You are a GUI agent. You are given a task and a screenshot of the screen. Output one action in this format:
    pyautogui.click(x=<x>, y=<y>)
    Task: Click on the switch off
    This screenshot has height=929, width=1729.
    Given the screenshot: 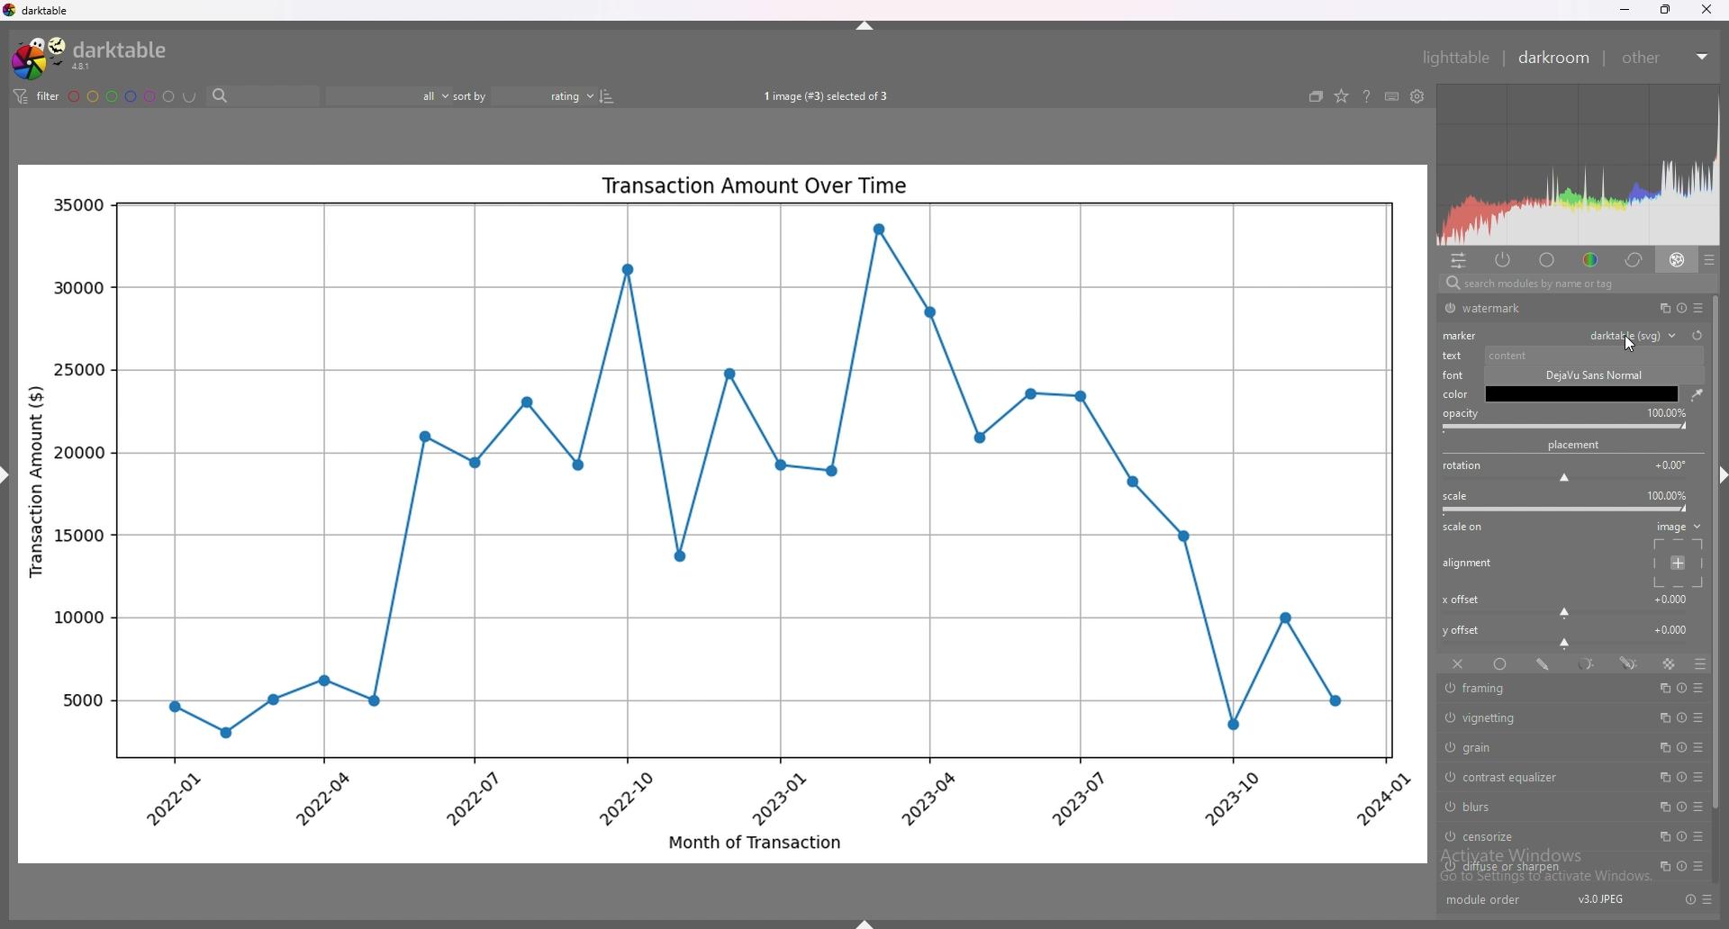 What is the action you would take?
    pyautogui.click(x=1449, y=690)
    